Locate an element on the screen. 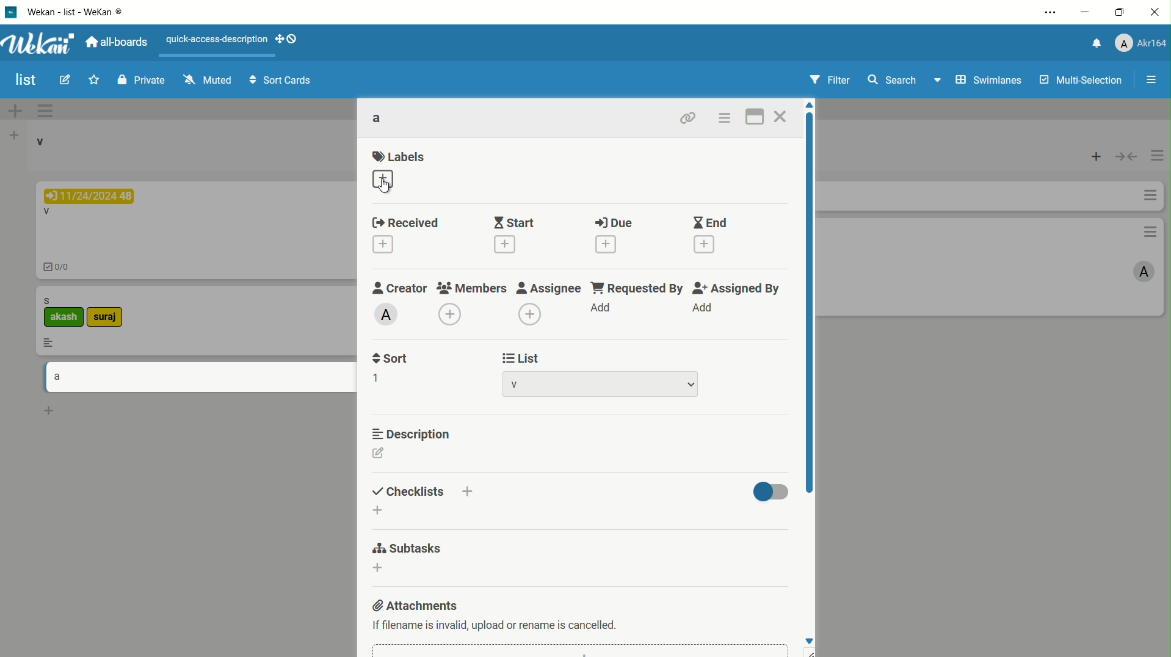 The image size is (1171, 657). board name is located at coordinates (24, 80).